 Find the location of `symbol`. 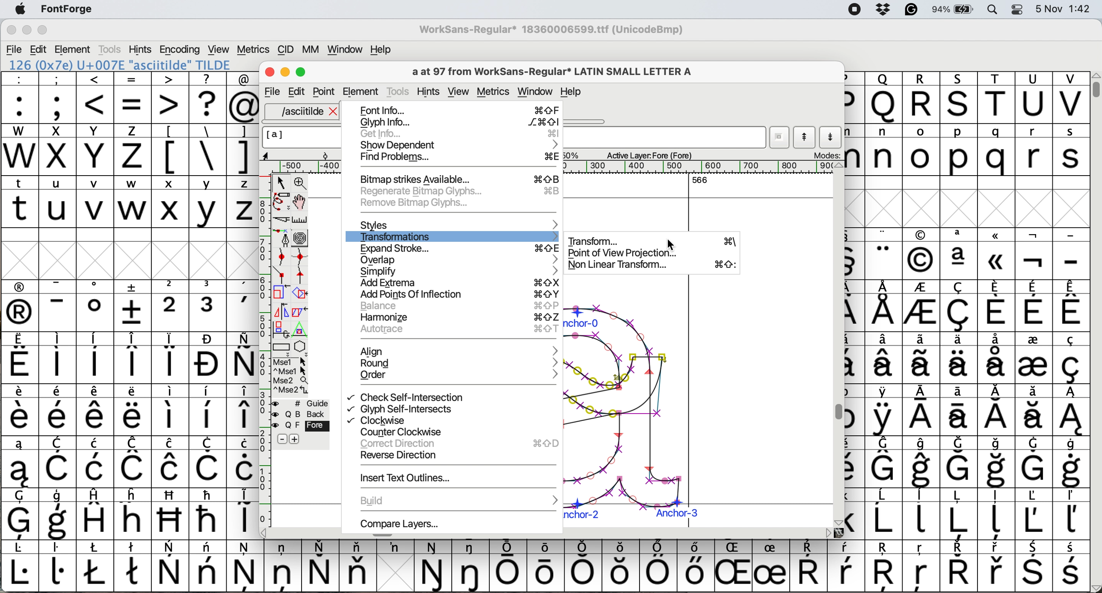

symbol is located at coordinates (958, 514).